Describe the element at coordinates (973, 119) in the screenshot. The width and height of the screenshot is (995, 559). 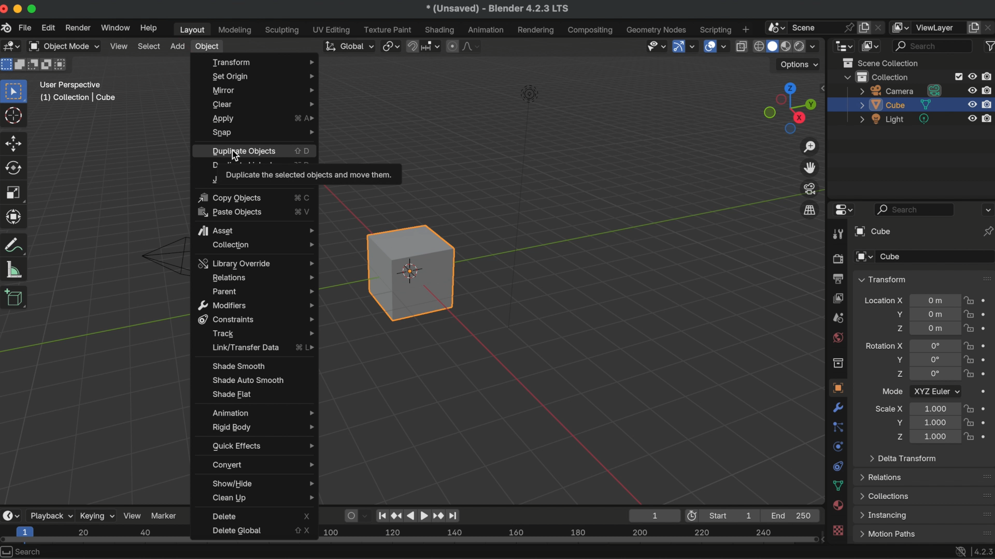
I see `hide in viewport` at that location.